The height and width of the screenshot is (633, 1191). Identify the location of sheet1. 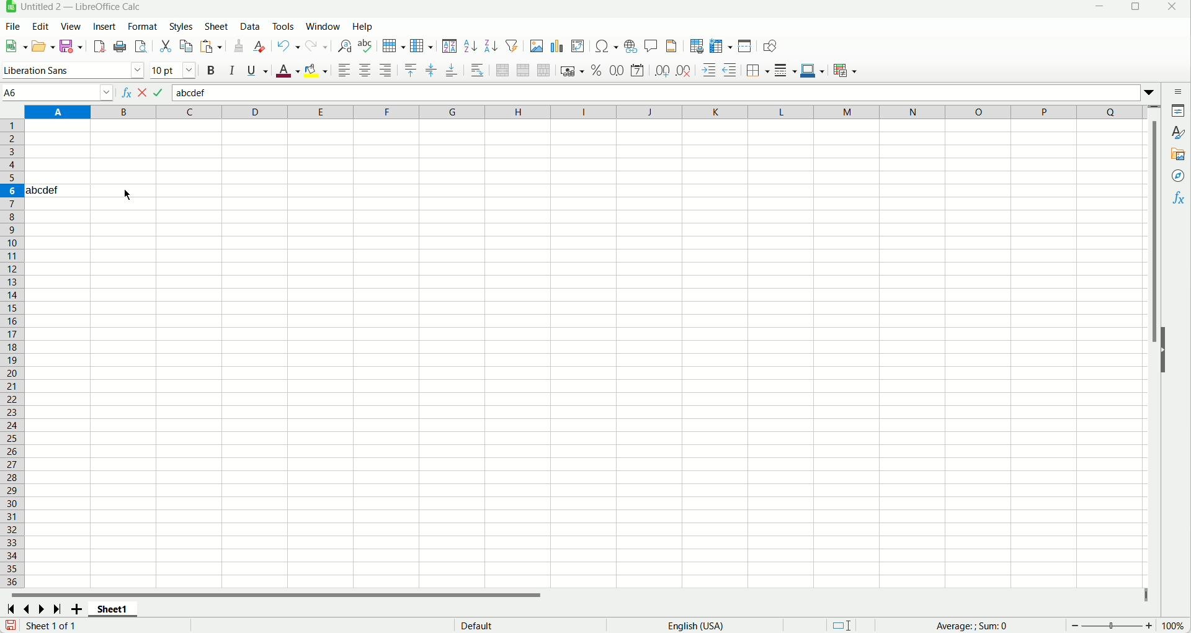
(115, 609).